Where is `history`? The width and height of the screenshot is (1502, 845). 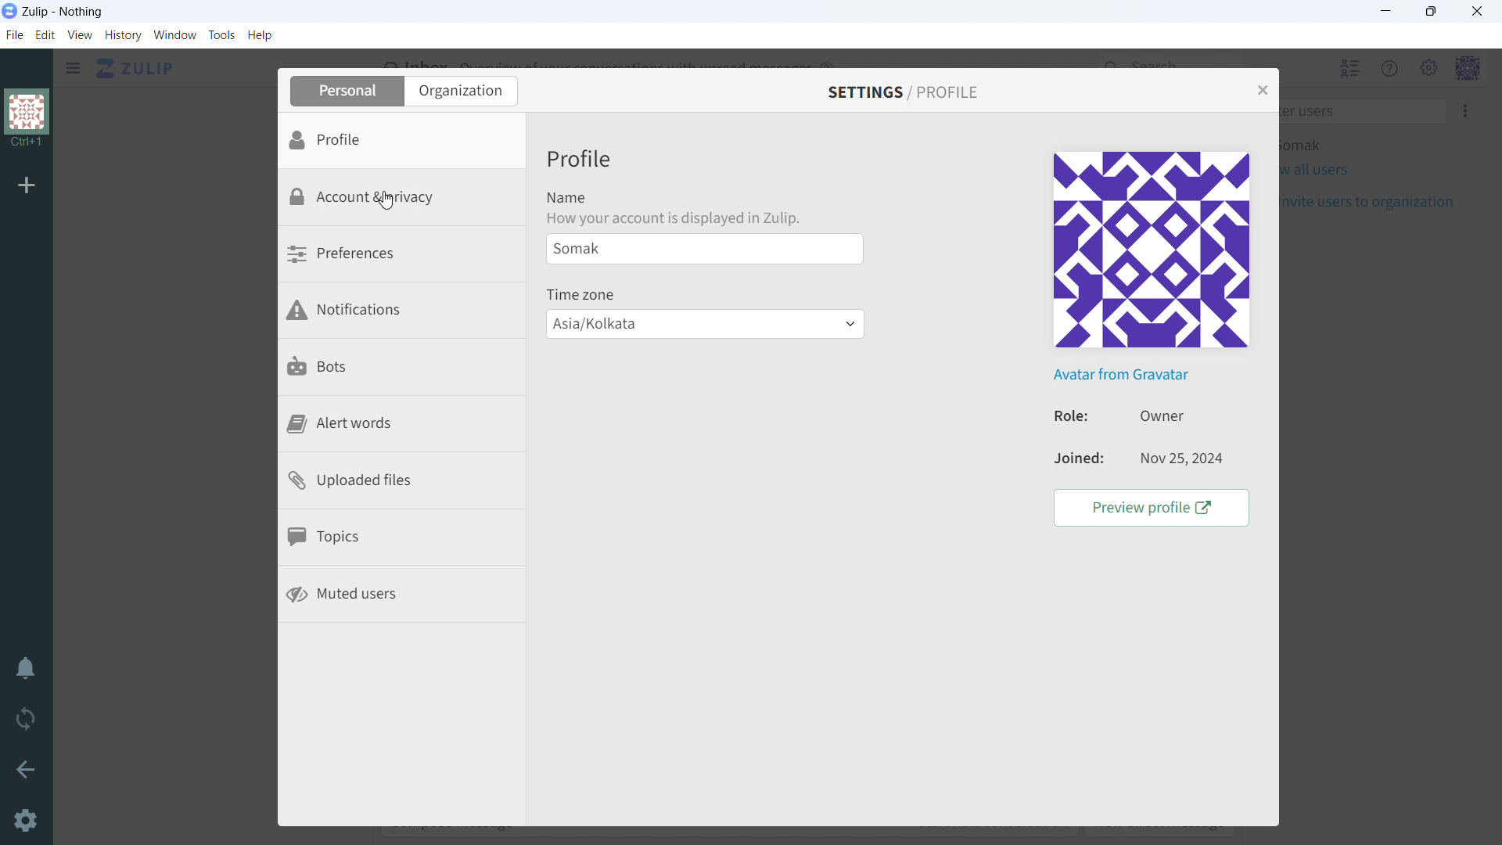
history is located at coordinates (124, 35).